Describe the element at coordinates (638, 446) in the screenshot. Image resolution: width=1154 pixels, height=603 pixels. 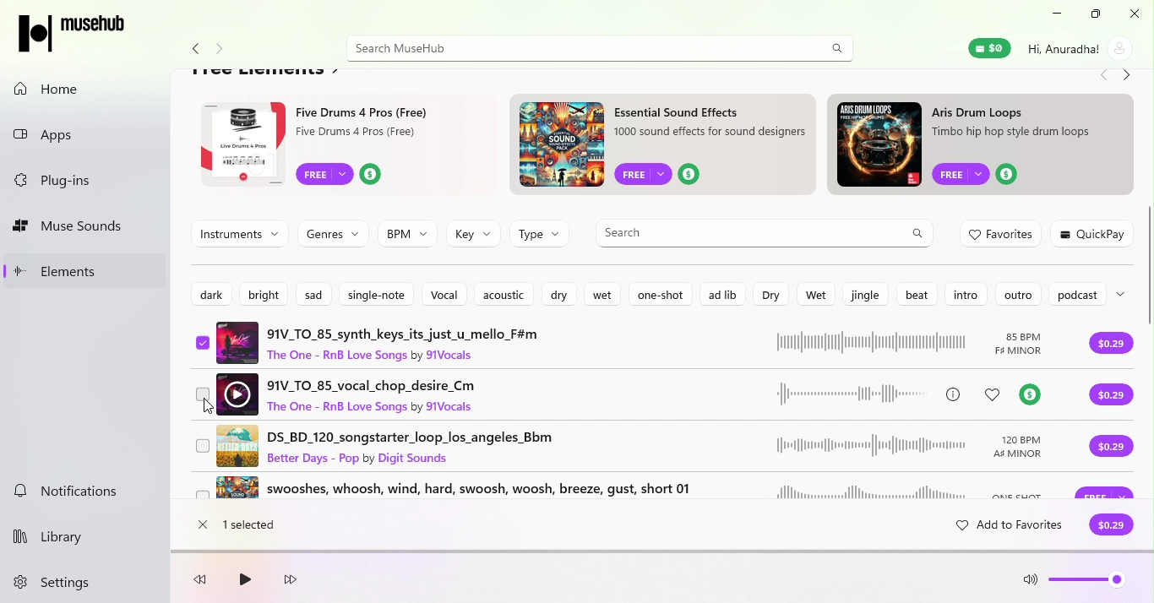
I see `DS_BD_120_songstarter_loop_los_angeles_bbm` at that location.